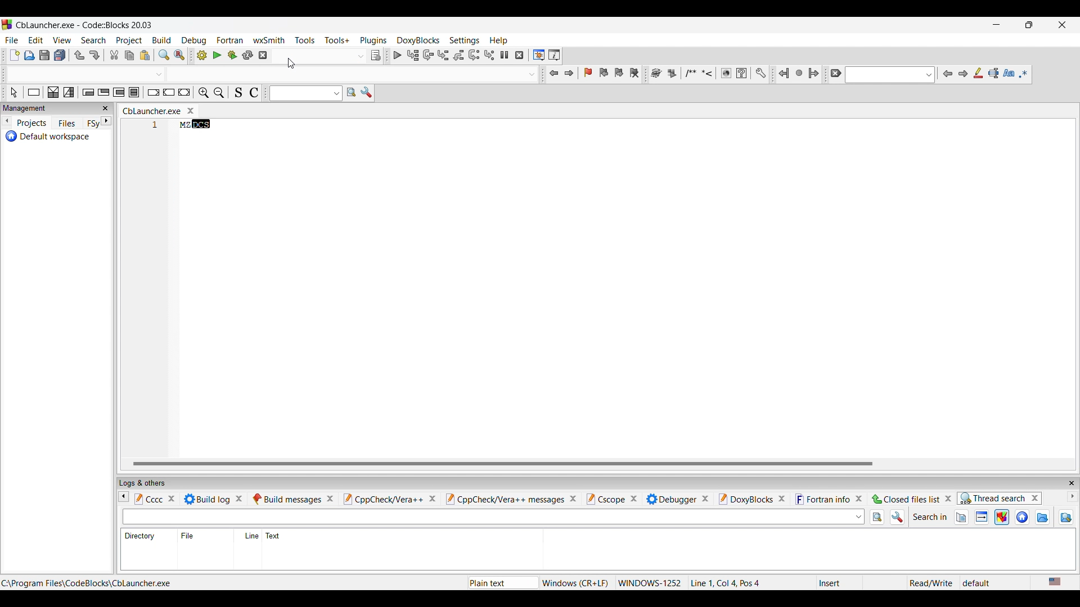 This screenshot has height=607, width=1080. What do you see at coordinates (171, 499) in the screenshot?
I see `Close tab` at bounding box center [171, 499].